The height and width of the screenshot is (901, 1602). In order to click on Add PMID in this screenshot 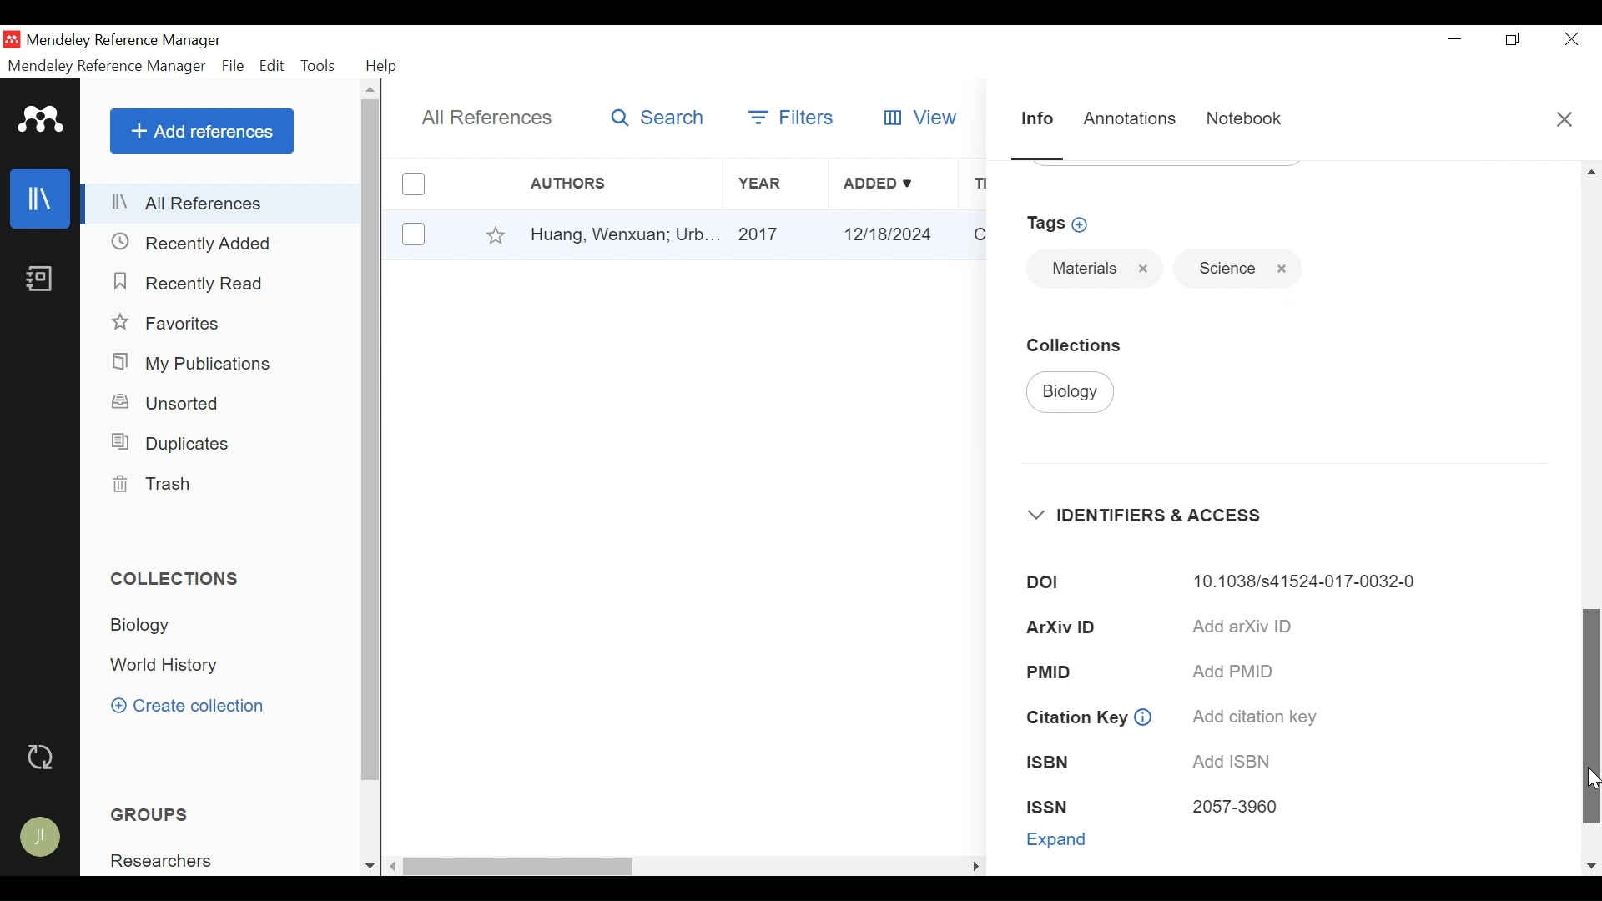, I will do `click(1240, 672)`.